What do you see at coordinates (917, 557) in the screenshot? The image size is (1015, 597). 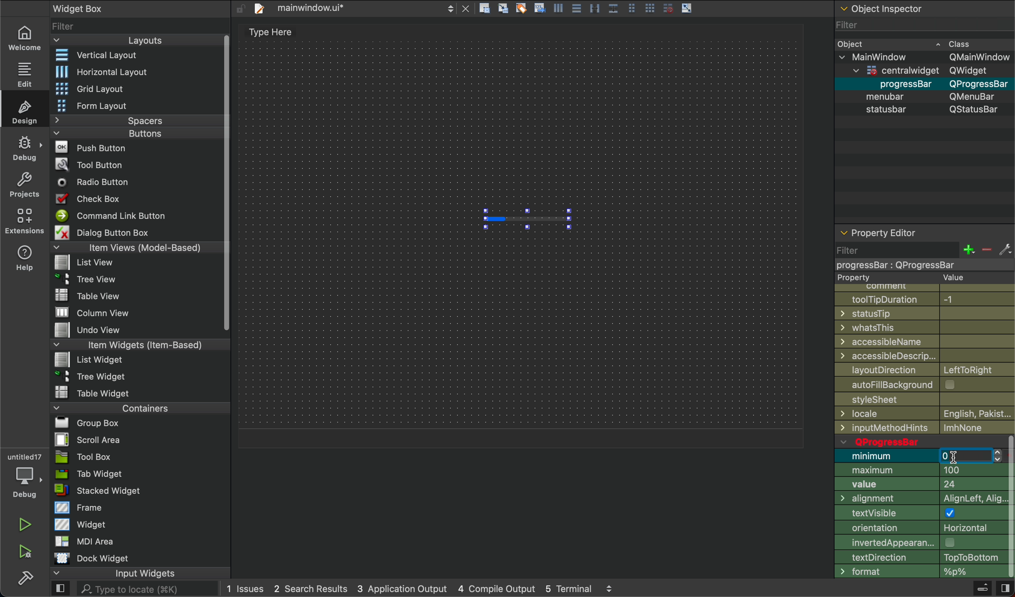 I see `Direction ` at bounding box center [917, 557].